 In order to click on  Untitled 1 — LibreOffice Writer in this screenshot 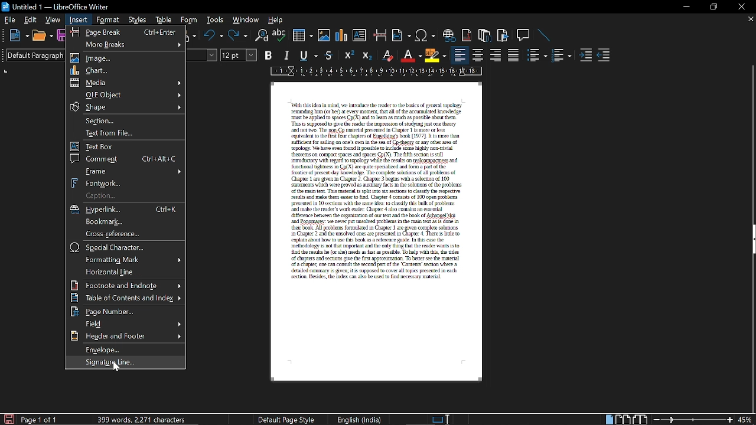, I will do `click(56, 6)`.